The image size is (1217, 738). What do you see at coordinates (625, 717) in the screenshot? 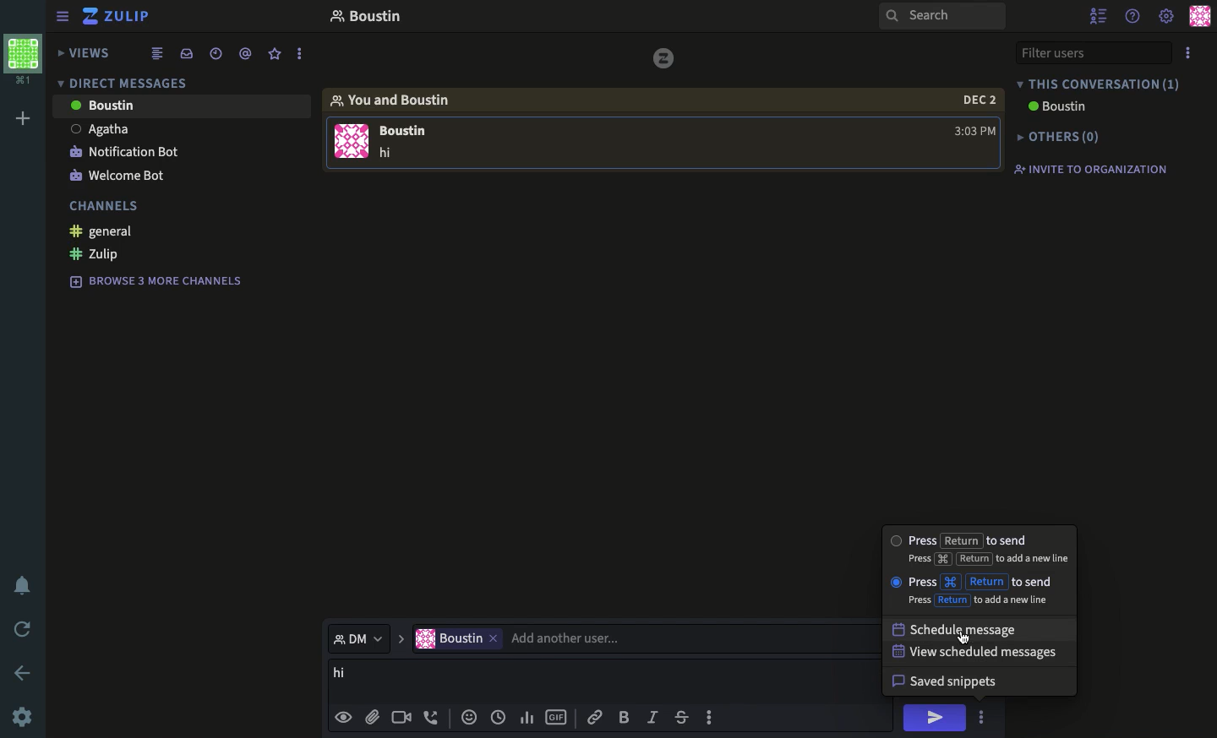
I see `bold` at bounding box center [625, 717].